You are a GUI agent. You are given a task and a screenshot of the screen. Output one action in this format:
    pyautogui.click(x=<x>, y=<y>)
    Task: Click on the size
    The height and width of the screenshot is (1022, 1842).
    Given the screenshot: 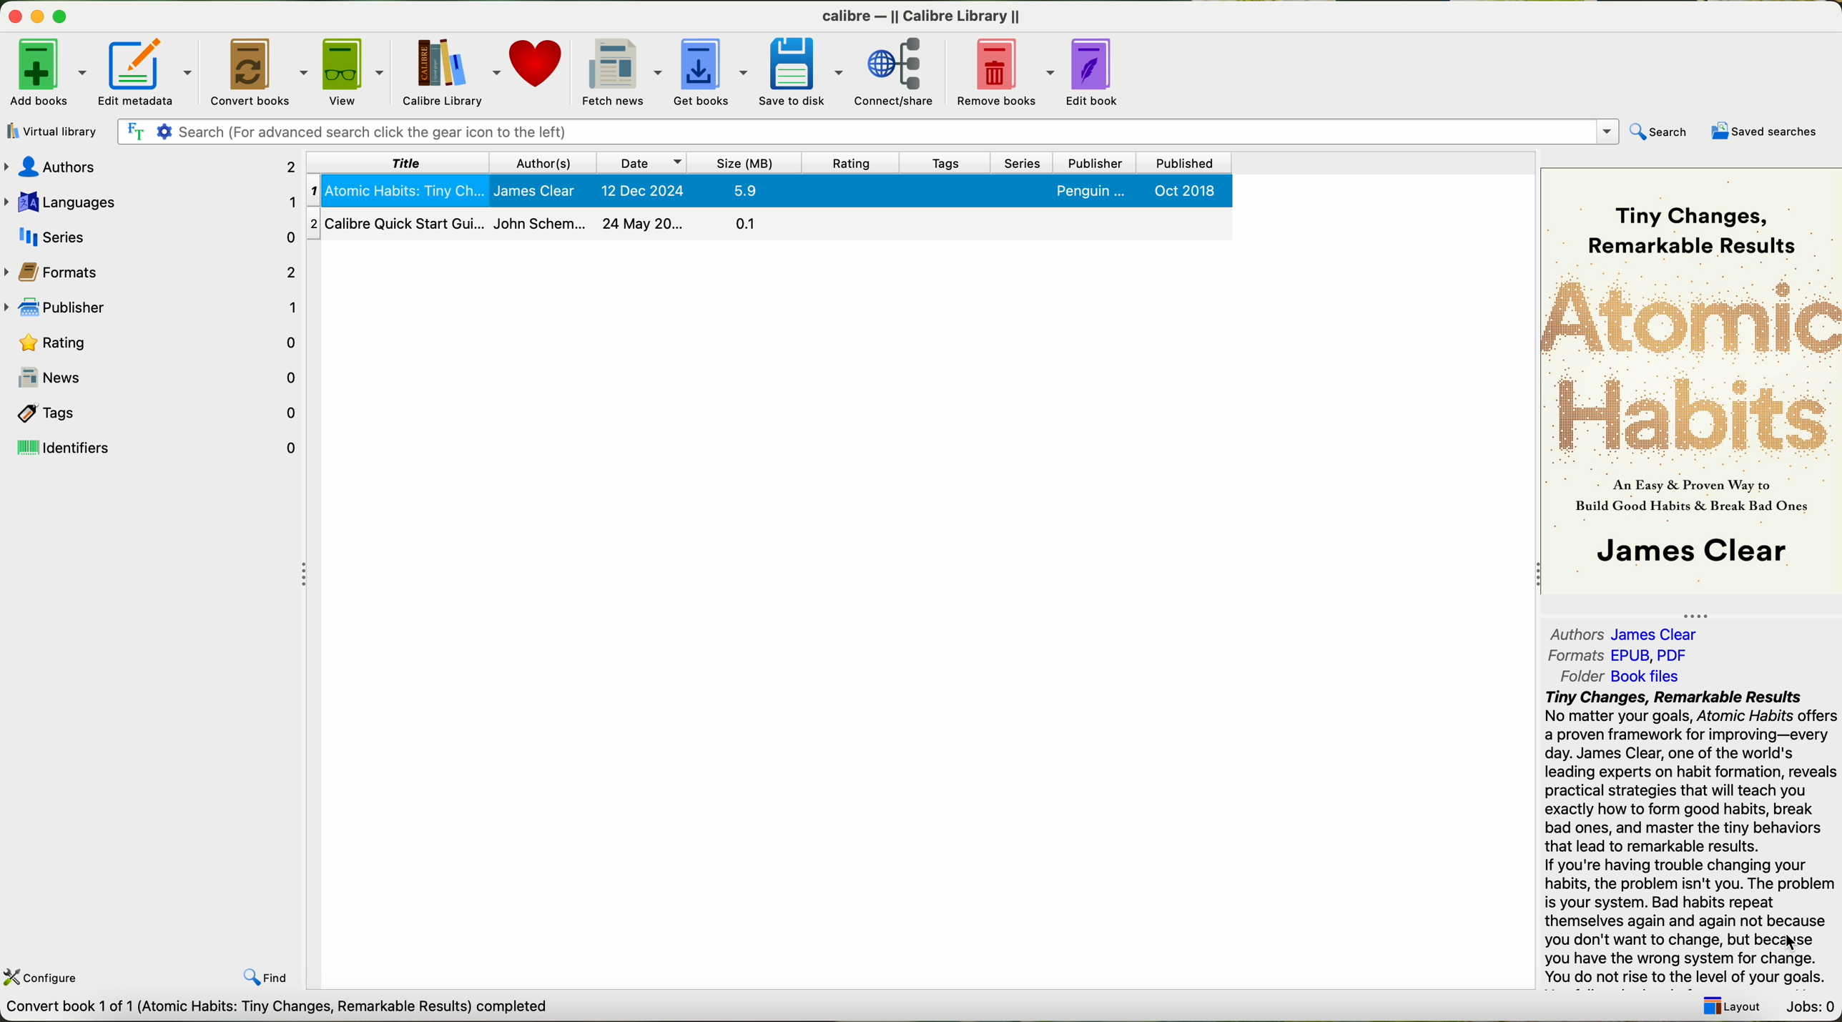 What is the action you would take?
    pyautogui.click(x=744, y=162)
    